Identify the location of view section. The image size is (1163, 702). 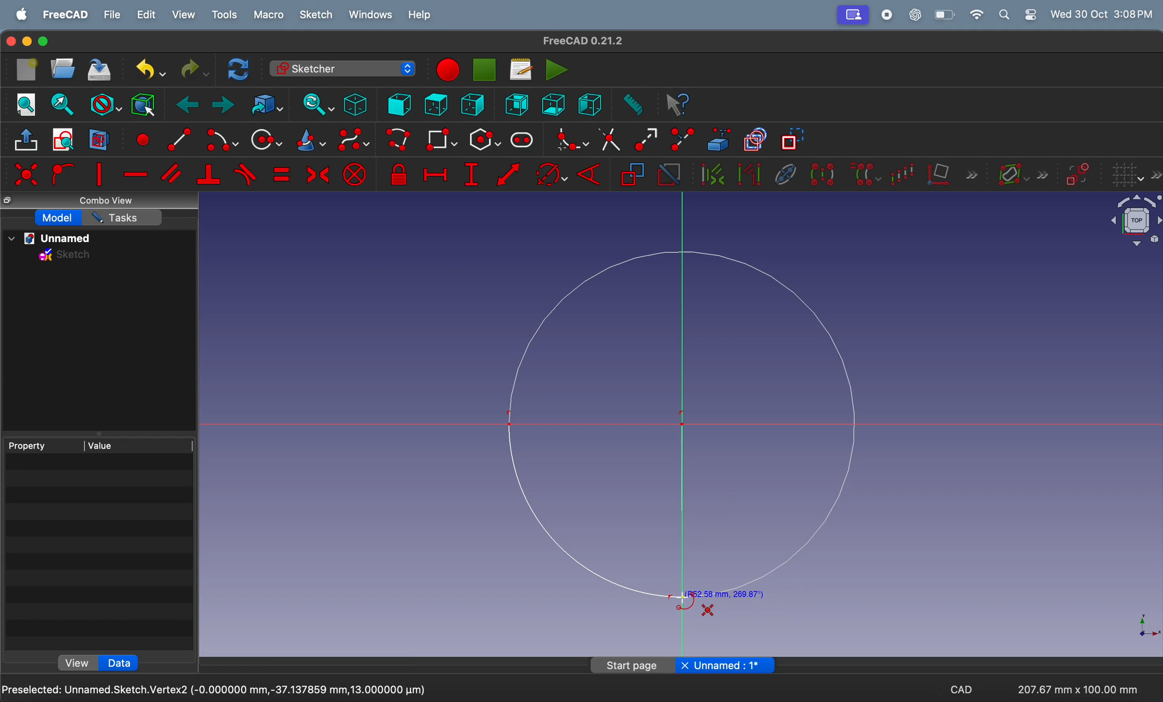
(99, 139).